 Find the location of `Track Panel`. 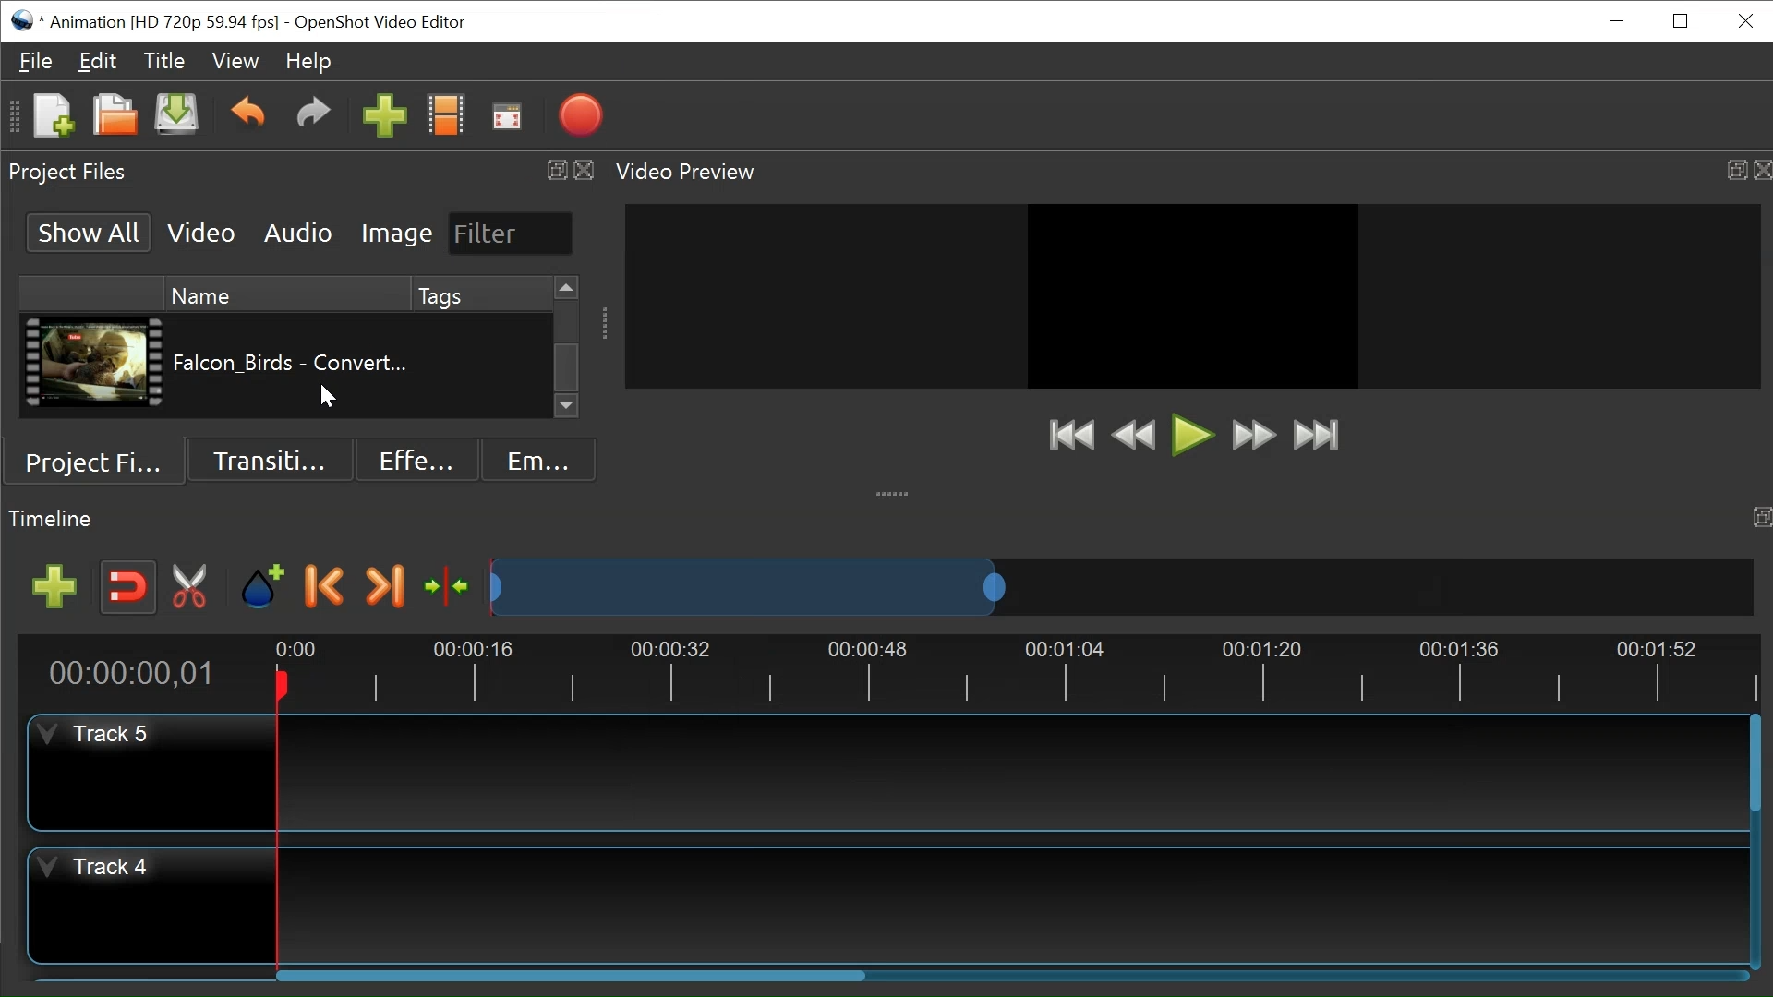

Track Panel is located at coordinates (1007, 772).